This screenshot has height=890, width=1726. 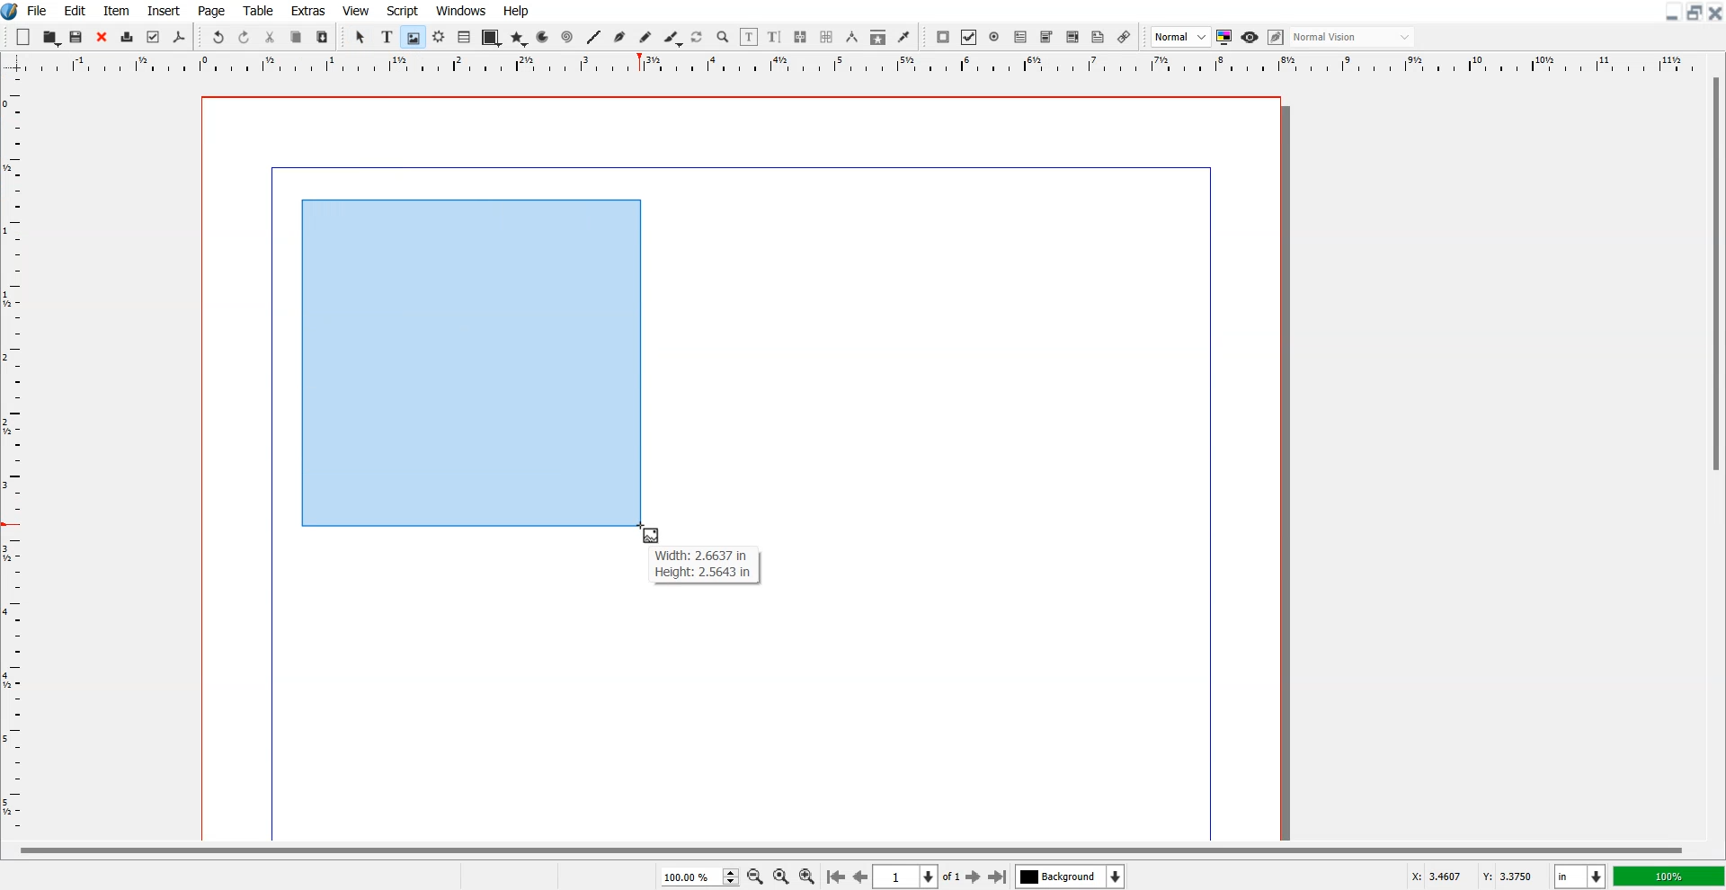 I want to click on Copy Item Properties, so click(x=877, y=37).